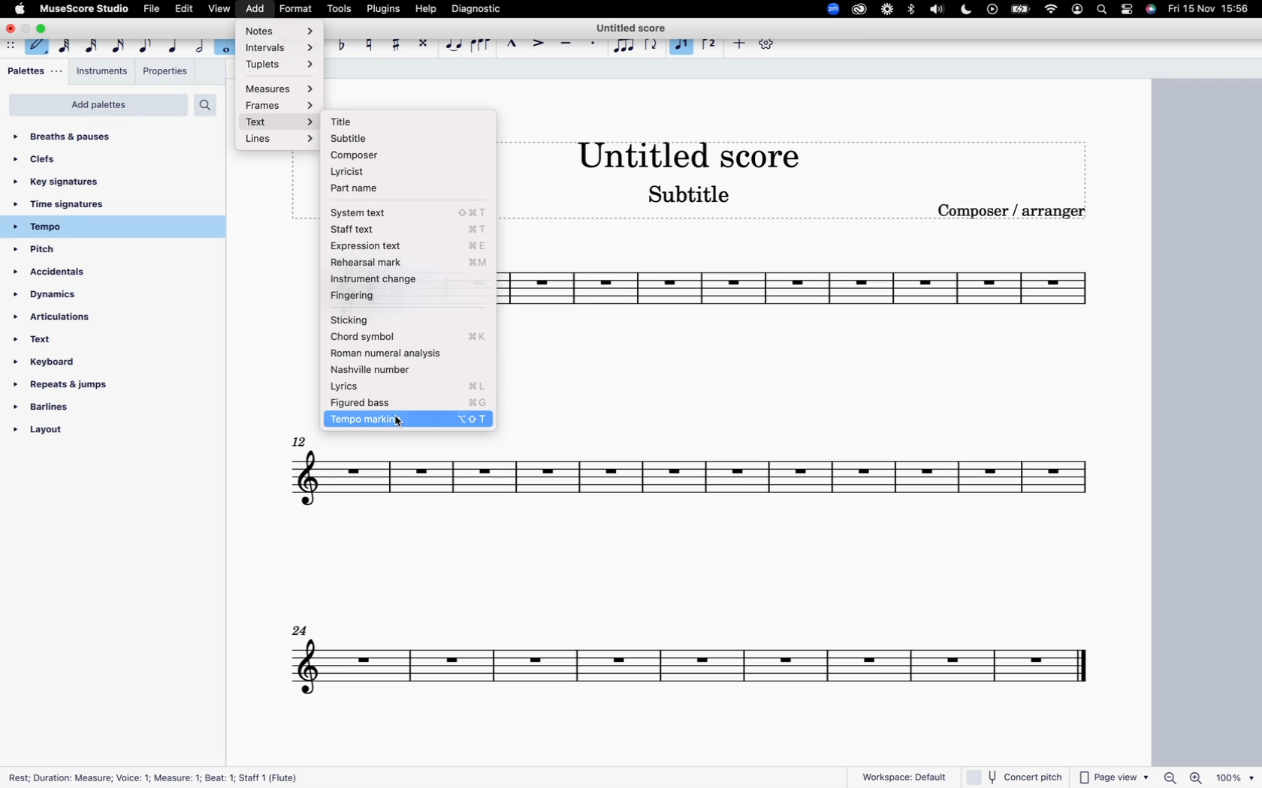 The width and height of the screenshot is (1262, 788). I want to click on properties, so click(165, 71).